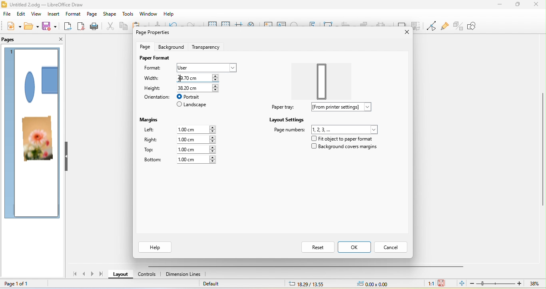 The image size is (546, 289). What do you see at coordinates (156, 247) in the screenshot?
I see `help` at bounding box center [156, 247].